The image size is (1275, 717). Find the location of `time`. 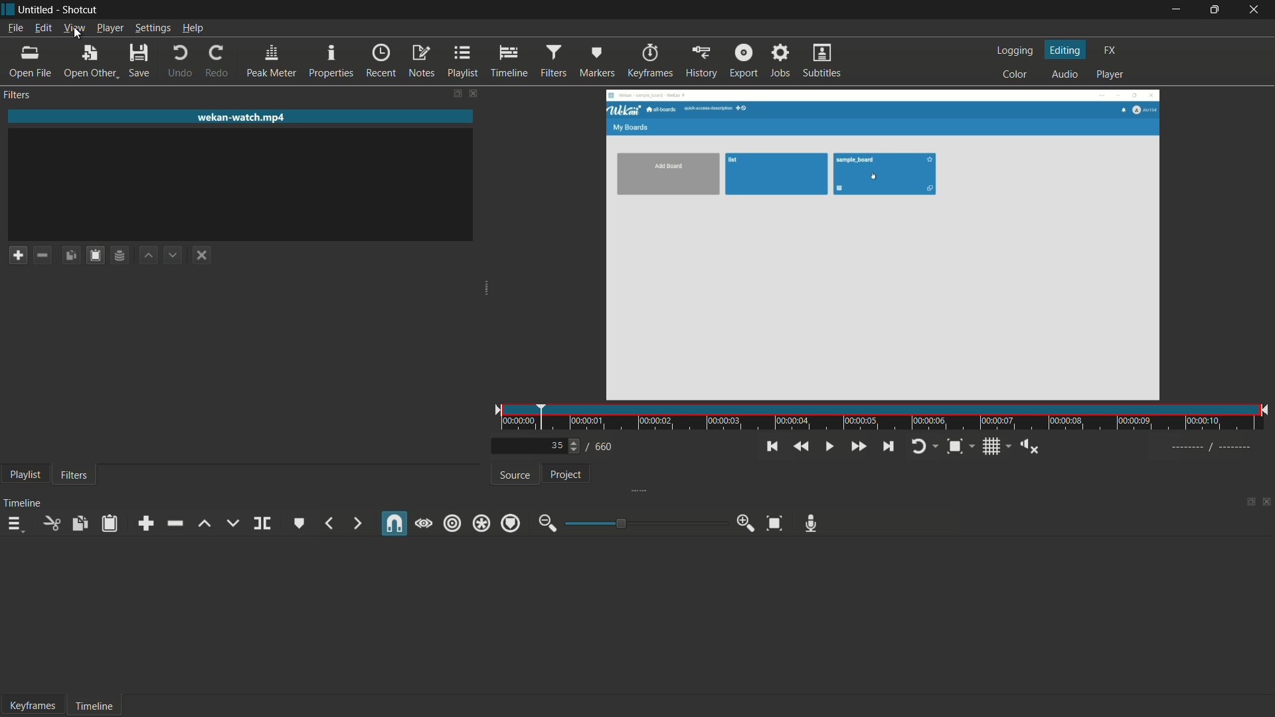

time is located at coordinates (883, 417).